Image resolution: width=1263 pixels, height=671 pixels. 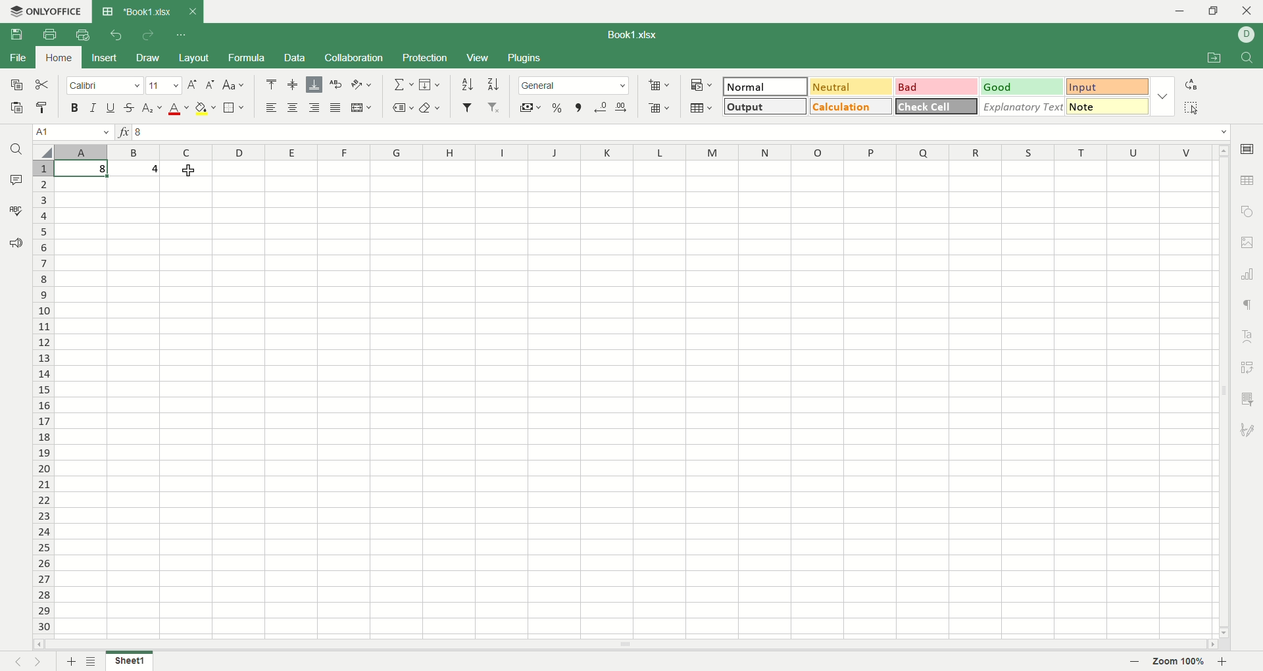 I want to click on plugin, so click(x=522, y=57).